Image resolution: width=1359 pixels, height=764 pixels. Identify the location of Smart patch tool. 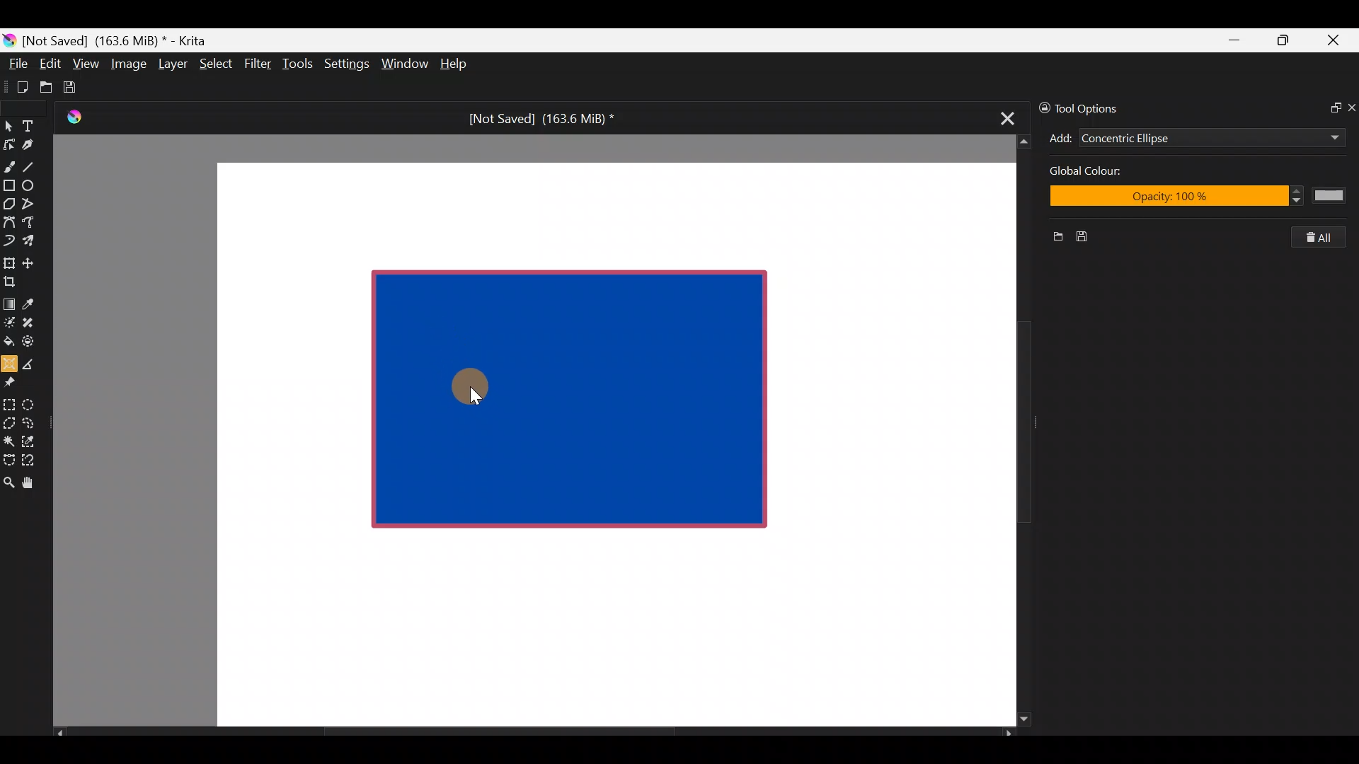
(33, 322).